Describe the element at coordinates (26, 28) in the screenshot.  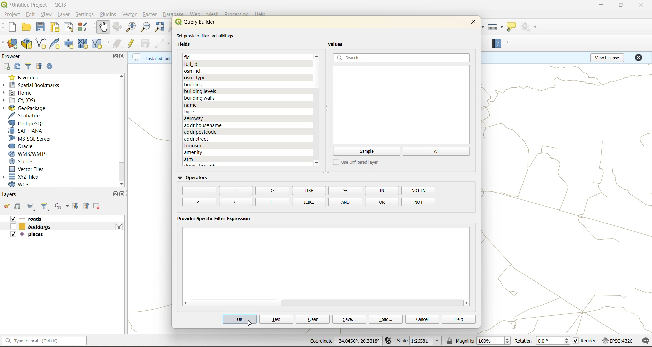
I see `open` at that location.